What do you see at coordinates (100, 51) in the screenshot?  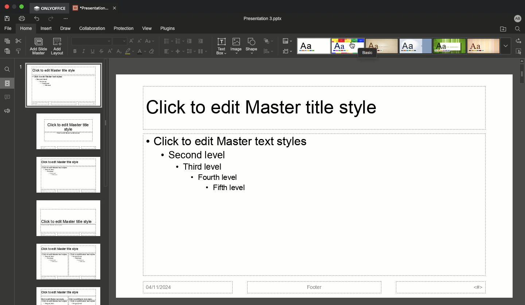 I see `Strikethrough` at bounding box center [100, 51].